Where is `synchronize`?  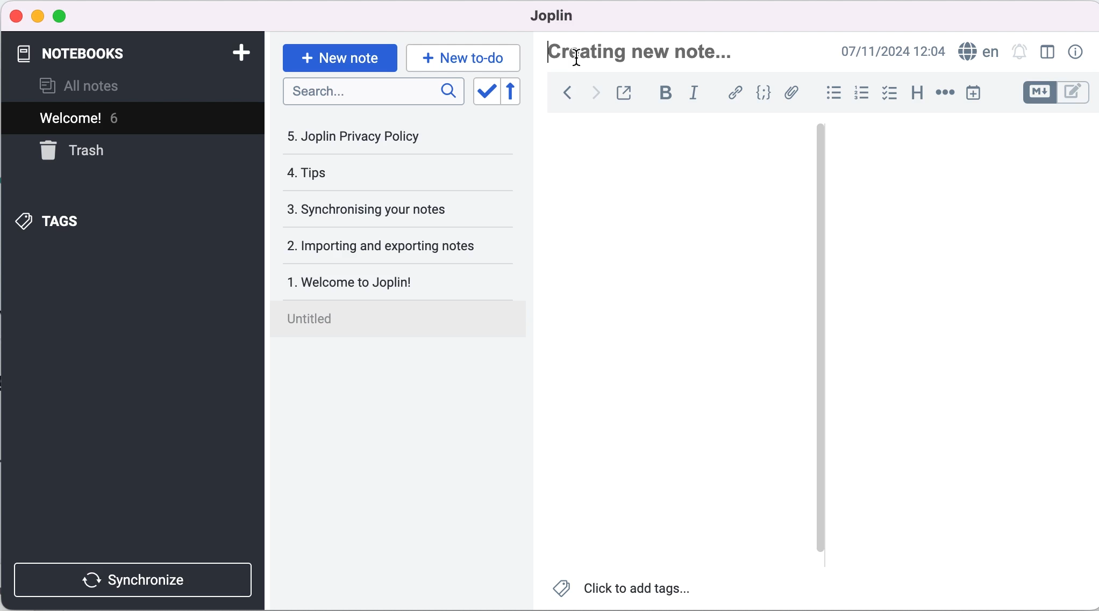 synchronize is located at coordinates (132, 574).